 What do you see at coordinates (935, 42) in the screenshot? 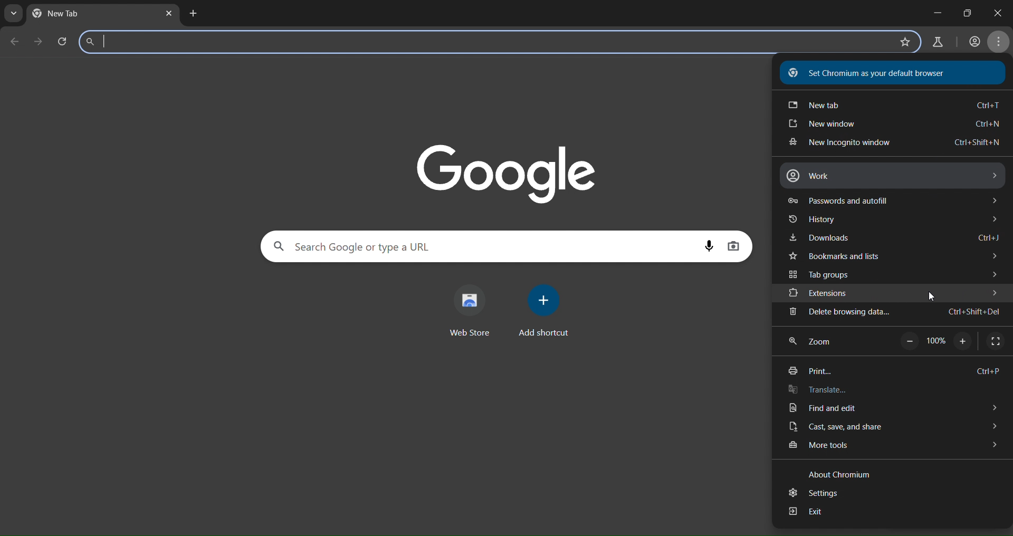
I see `search labs` at bounding box center [935, 42].